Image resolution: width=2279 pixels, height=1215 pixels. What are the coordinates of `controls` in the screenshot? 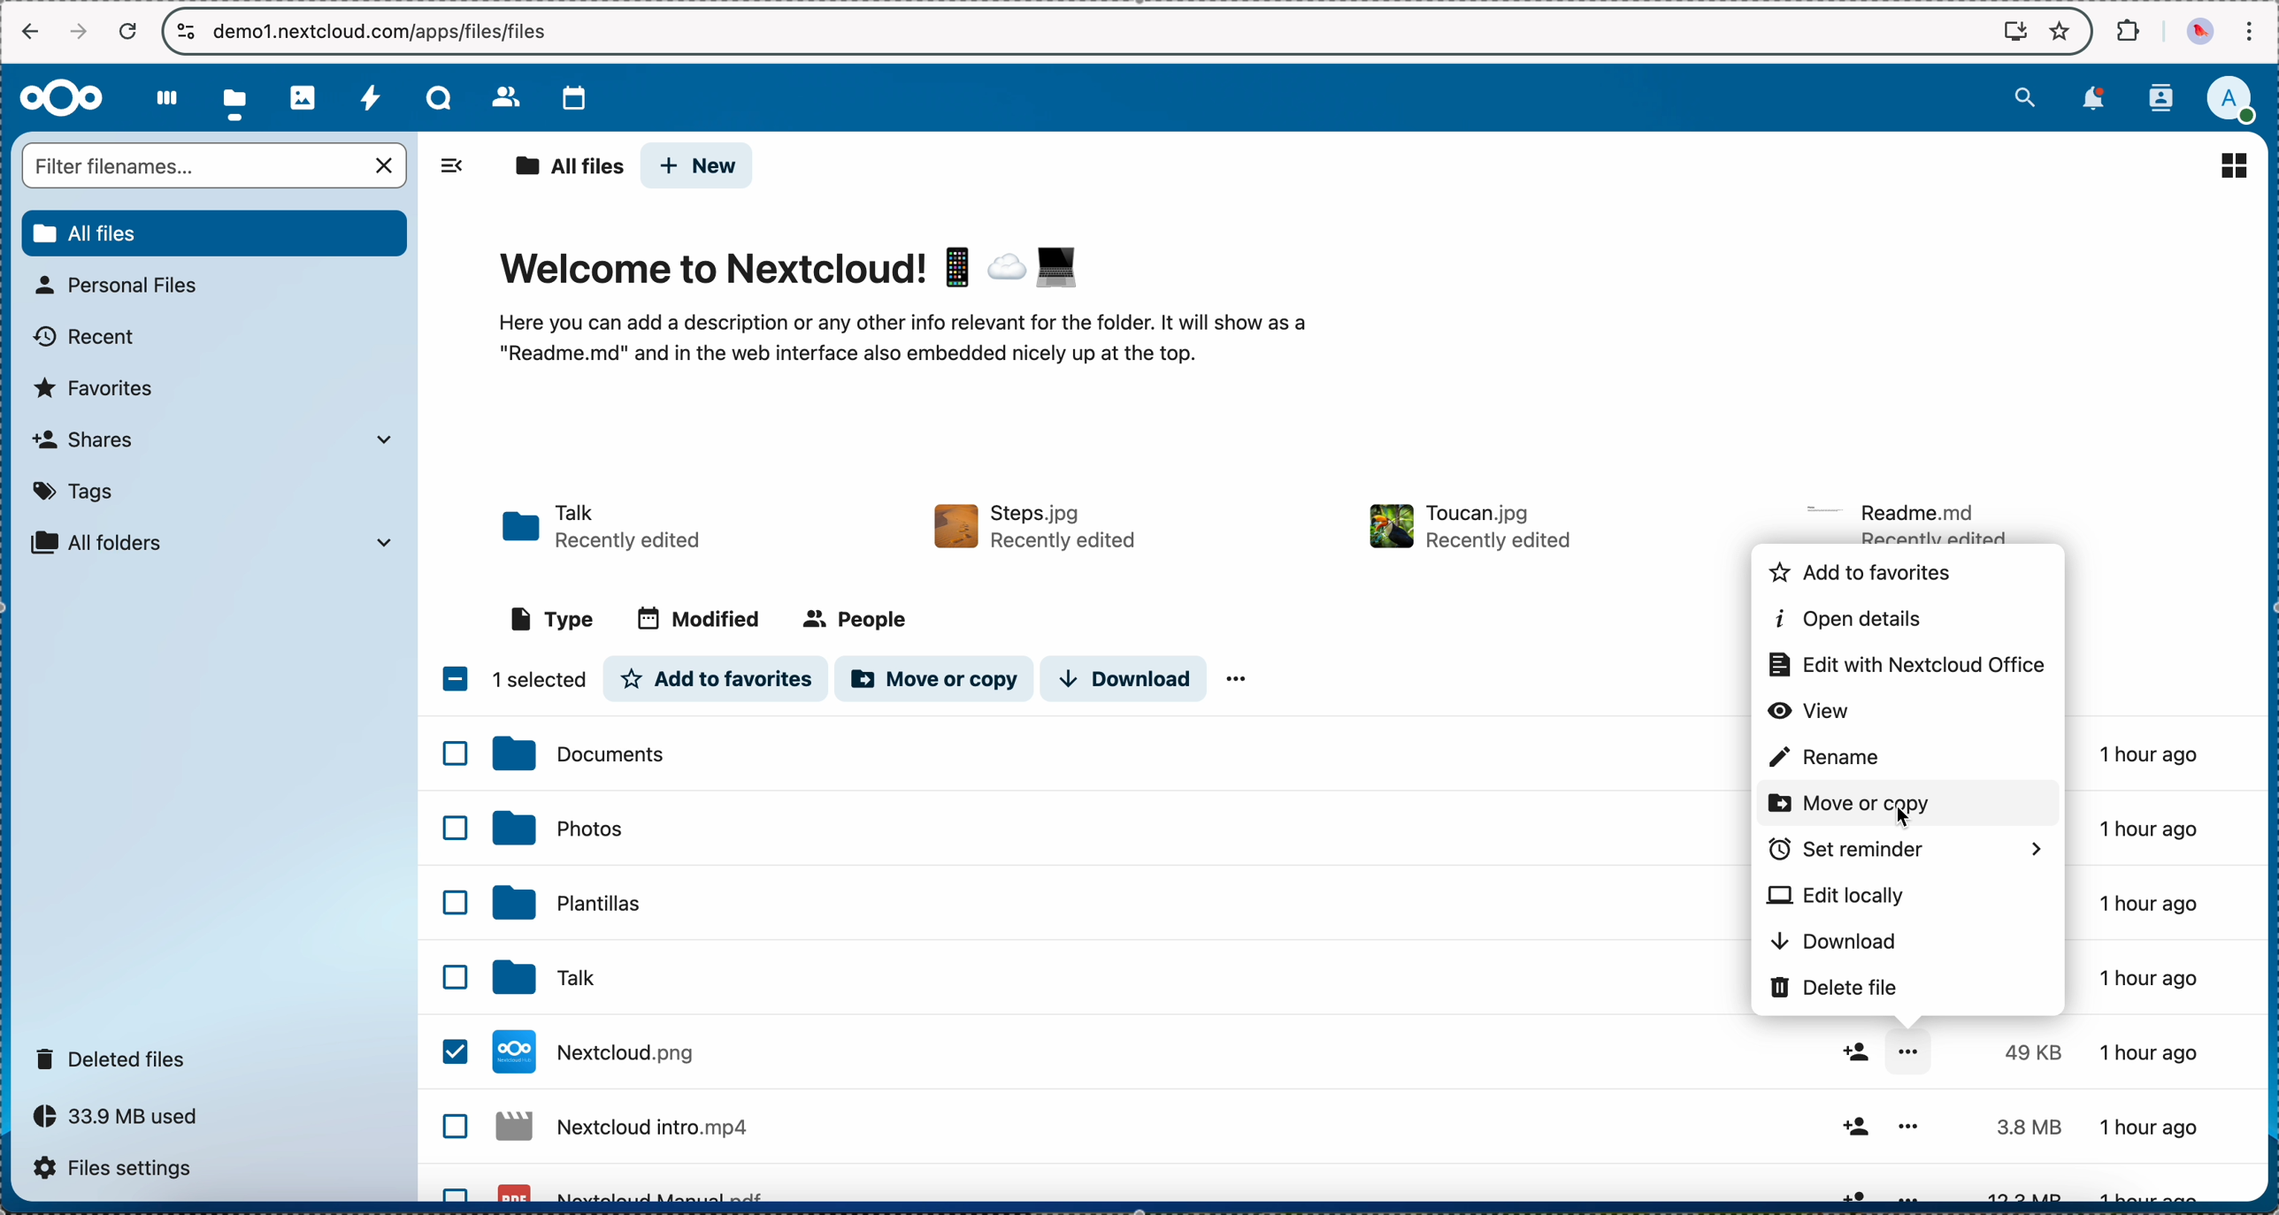 It's located at (187, 32).